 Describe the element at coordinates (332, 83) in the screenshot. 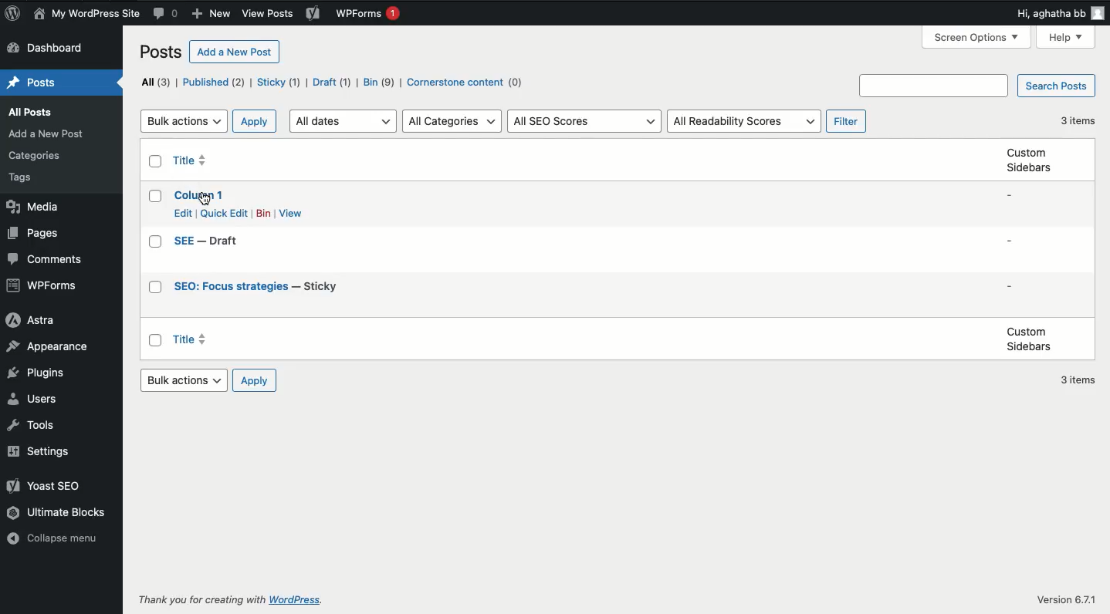

I see `Draft` at that location.